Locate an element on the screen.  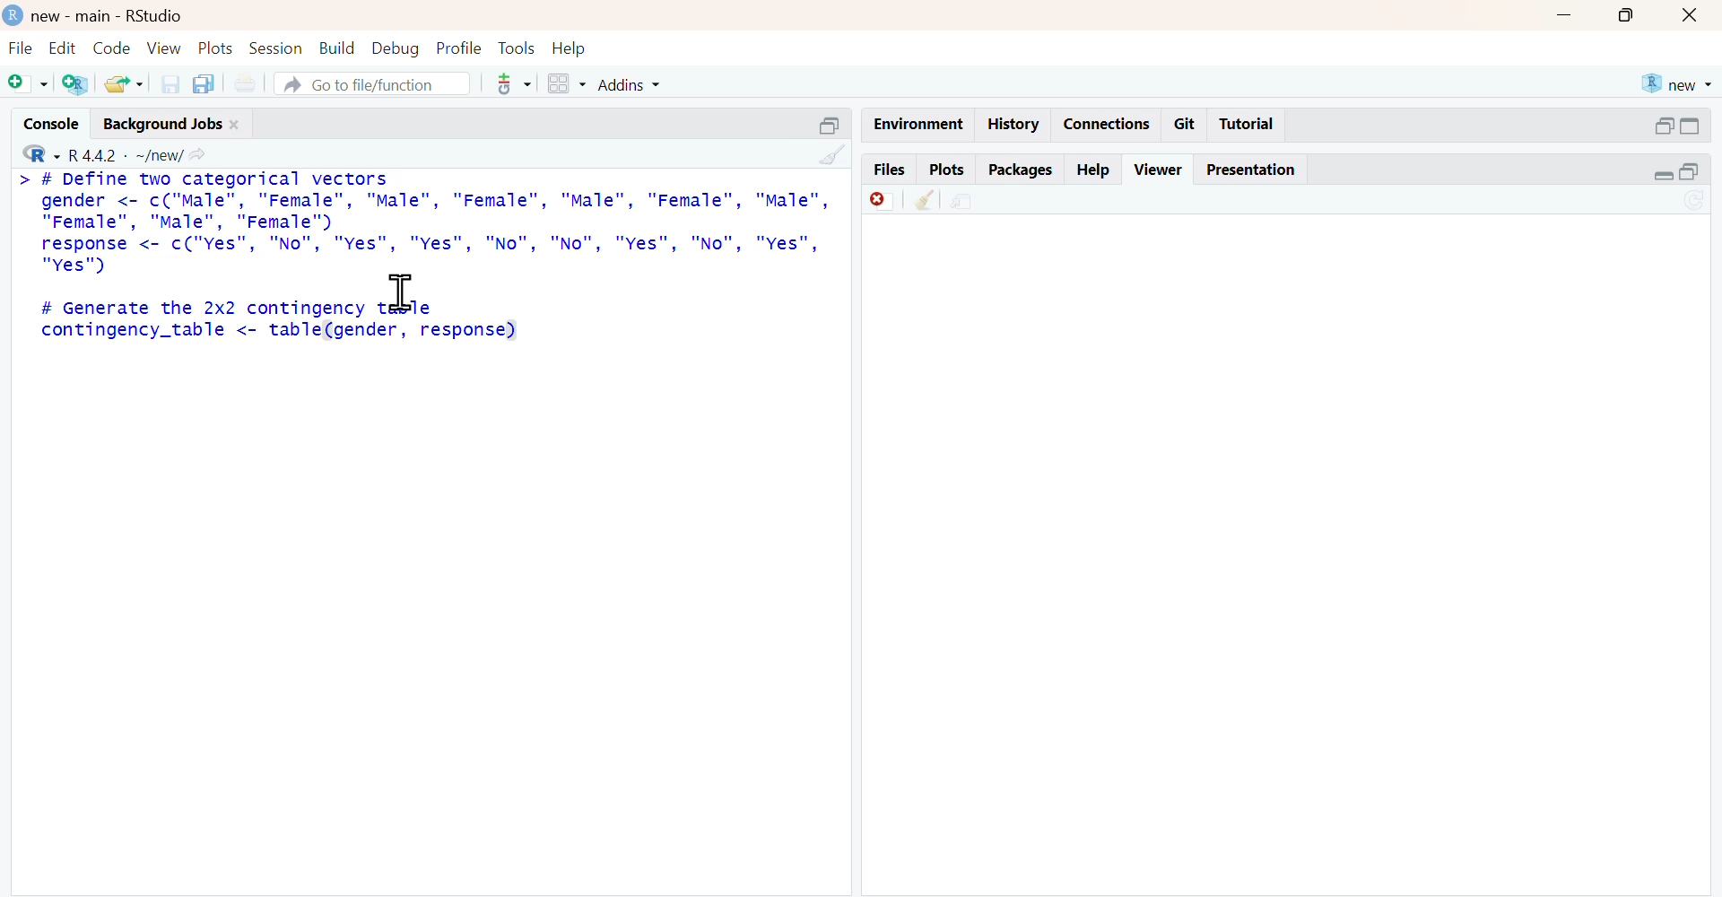
share is located at coordinates (963, 203).